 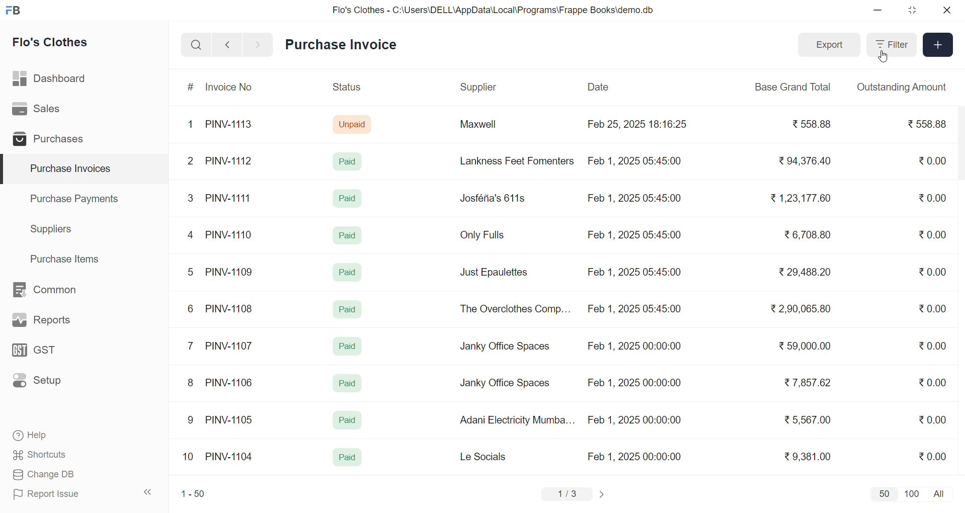 What do you see at coordinates (63, 475) in the screenshot?
I see `Change DB` at bounding box center [63, 475].